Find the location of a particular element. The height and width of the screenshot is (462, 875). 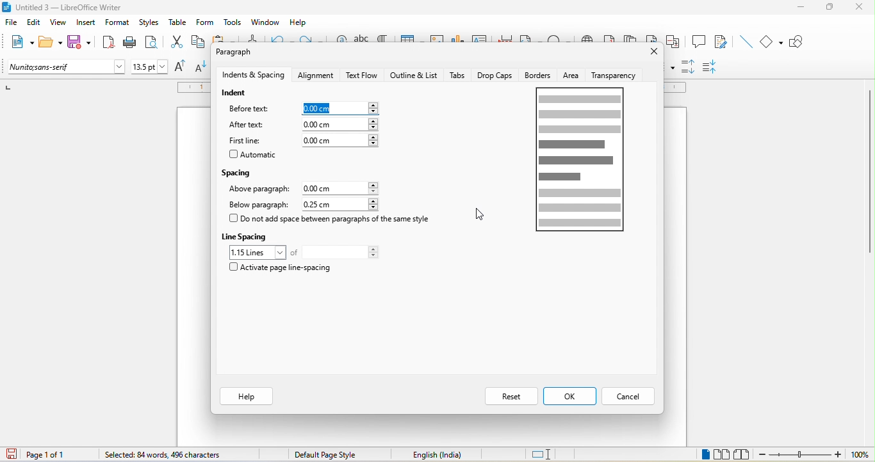

print is located at coordinates (130, 43).